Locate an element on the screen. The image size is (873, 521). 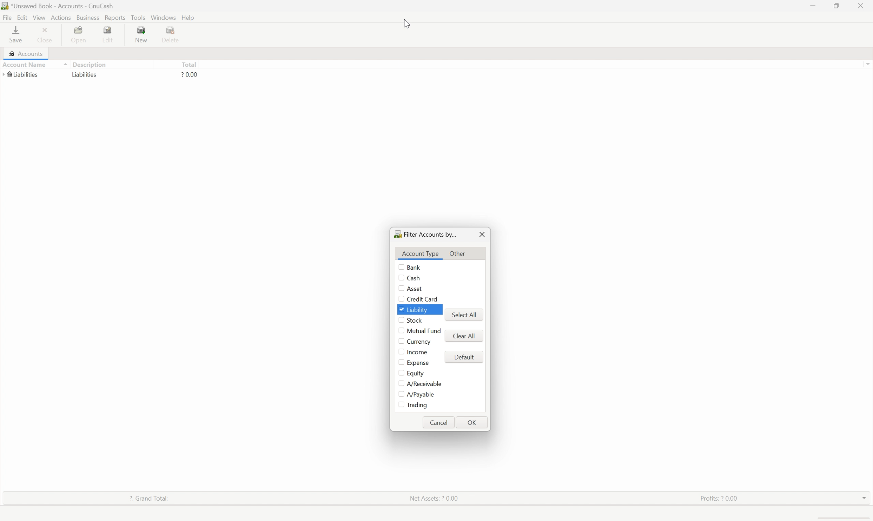
Cancel is located at coordinates (440, 421).